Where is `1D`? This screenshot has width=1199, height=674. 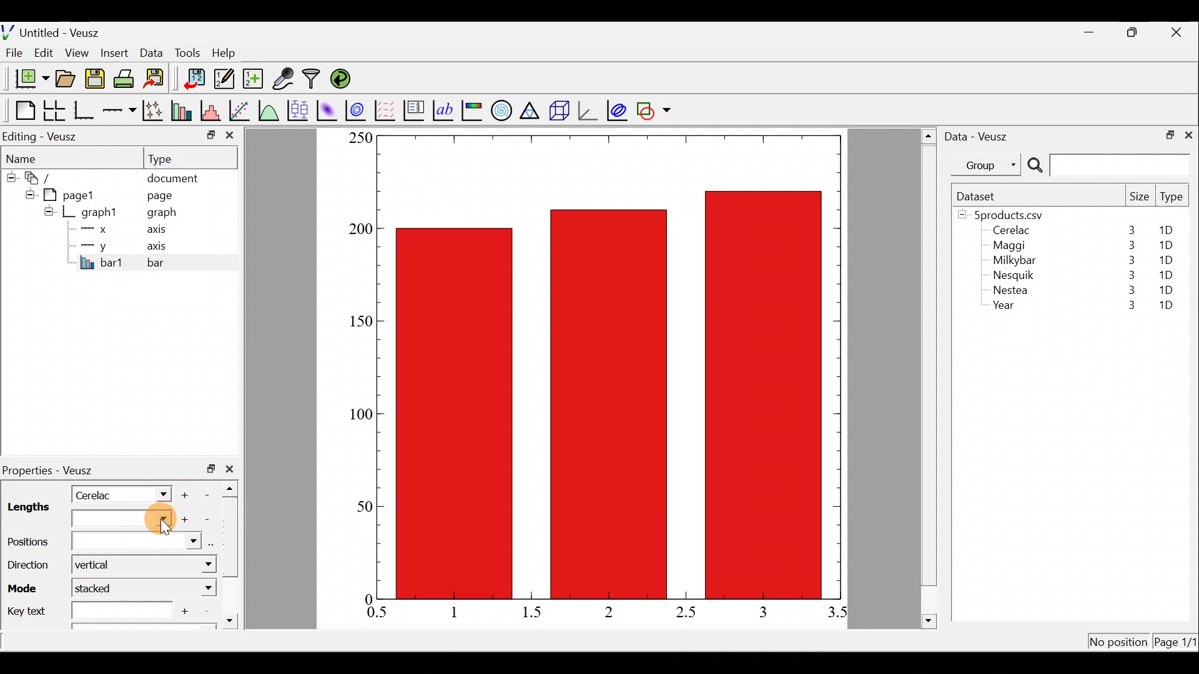
1D is located at coordinates (1166, 290).